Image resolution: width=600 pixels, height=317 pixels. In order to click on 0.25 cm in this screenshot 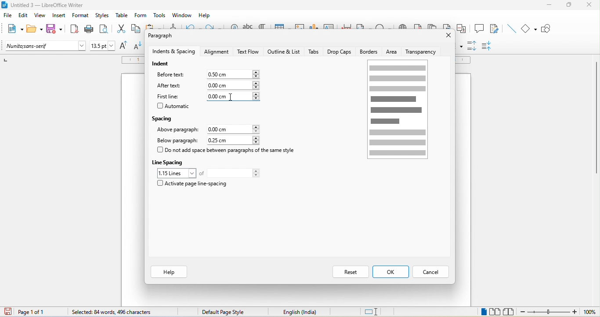, I will do `click(227, 140)`.